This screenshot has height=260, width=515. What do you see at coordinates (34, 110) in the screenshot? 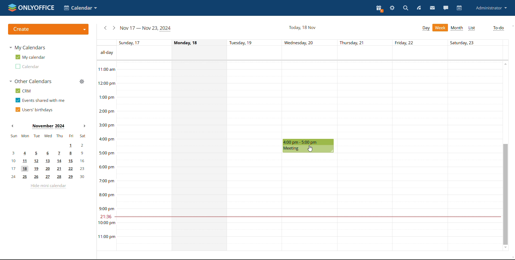
I see `users' birthdays ` at bounding box center [34, 110].